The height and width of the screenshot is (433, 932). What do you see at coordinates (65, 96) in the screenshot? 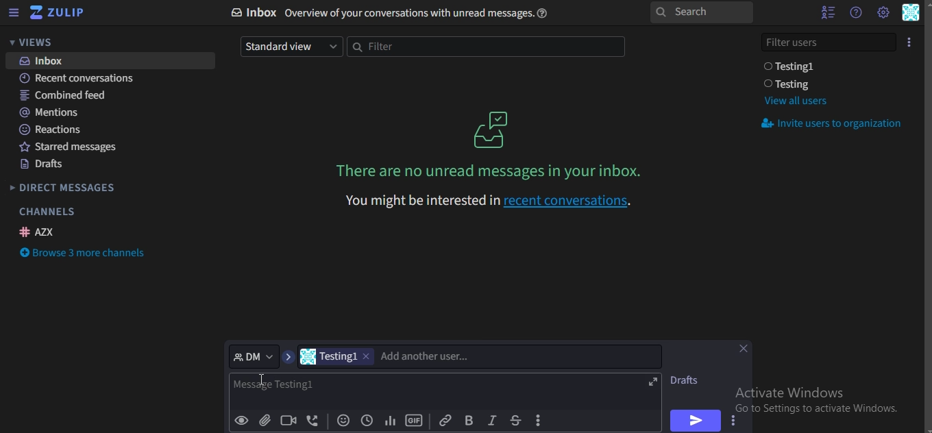
I see `combined feed` at bounding box center [65, 96].